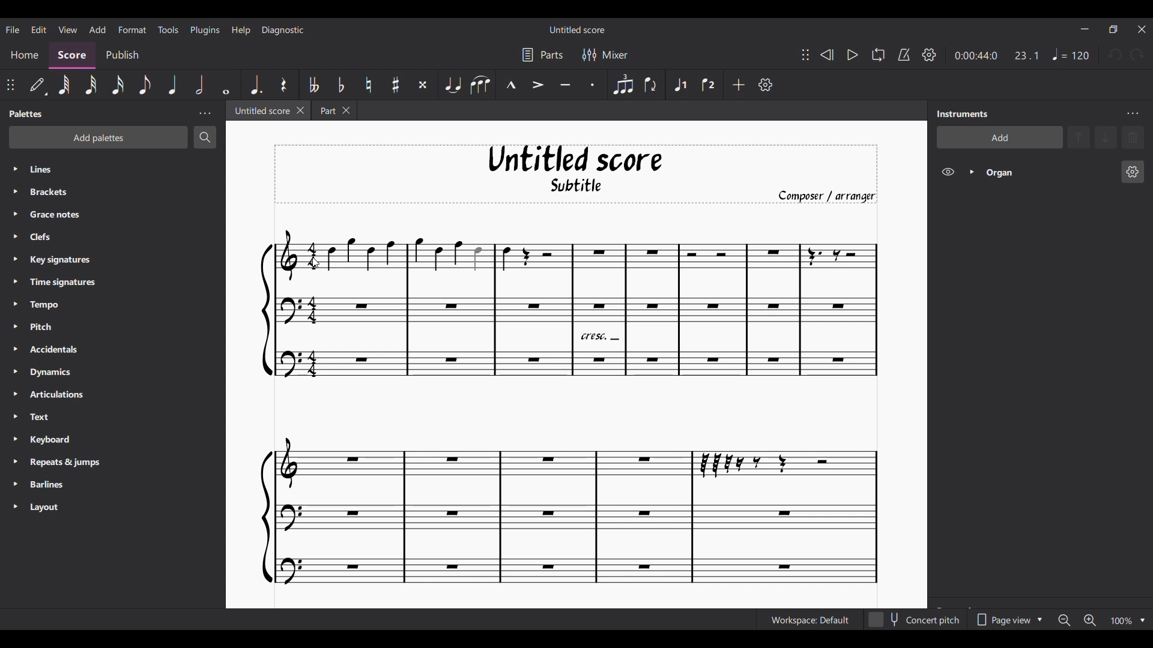 The width and height of the screenshot is (1153, 648). What do you see at coordinates (1106, 137) in the screenshot?
I see `Move selection down` at bounding box center [1106, 137].